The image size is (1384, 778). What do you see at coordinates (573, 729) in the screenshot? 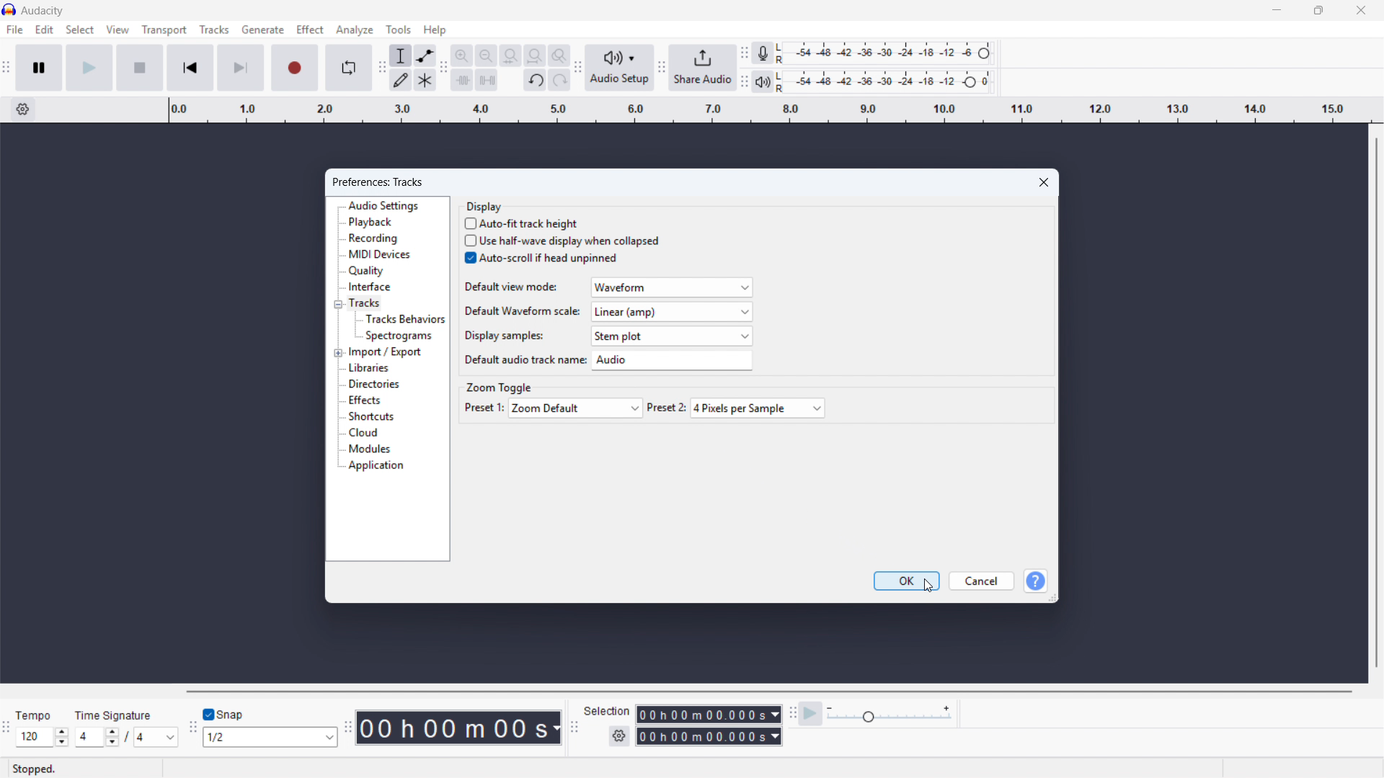
I see `selection toolbar` at bounding box center [573, 729].